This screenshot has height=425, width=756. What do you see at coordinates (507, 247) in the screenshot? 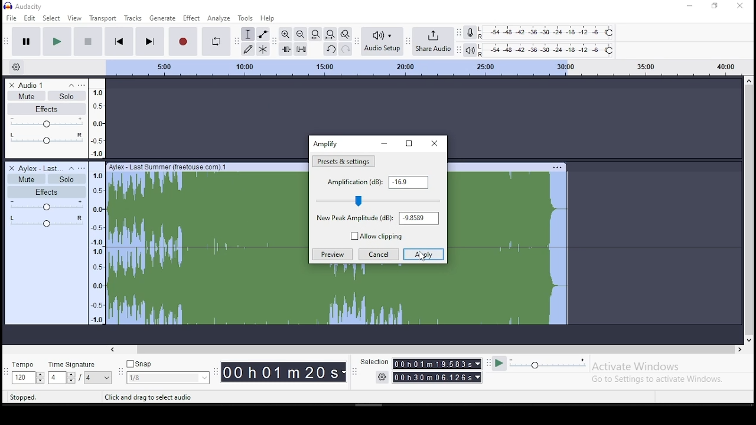
I see `track` at bounding box center [507, 247].